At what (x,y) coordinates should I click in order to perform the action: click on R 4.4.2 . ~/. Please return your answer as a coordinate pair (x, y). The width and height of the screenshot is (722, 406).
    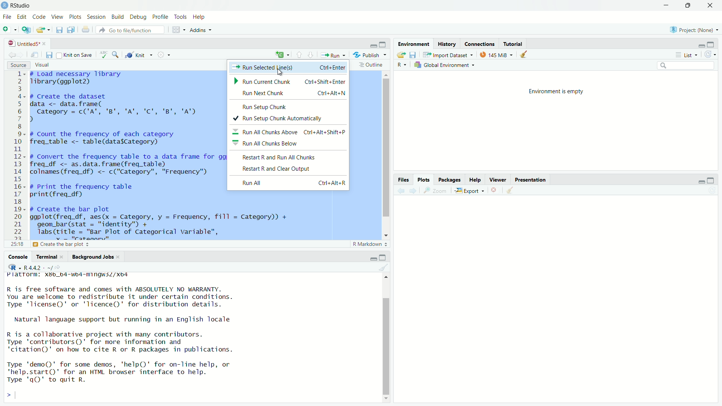
    Looking at the image, I should click on (39, 268).